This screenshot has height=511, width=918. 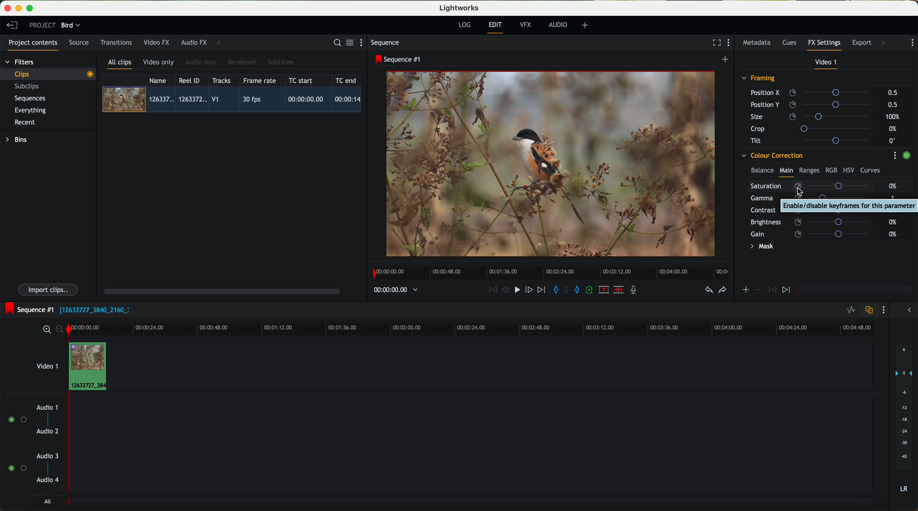 What do you see at coordinates (883, 310) in the screenshot?
I see `show settings menu` at bounding box center [883, 310].